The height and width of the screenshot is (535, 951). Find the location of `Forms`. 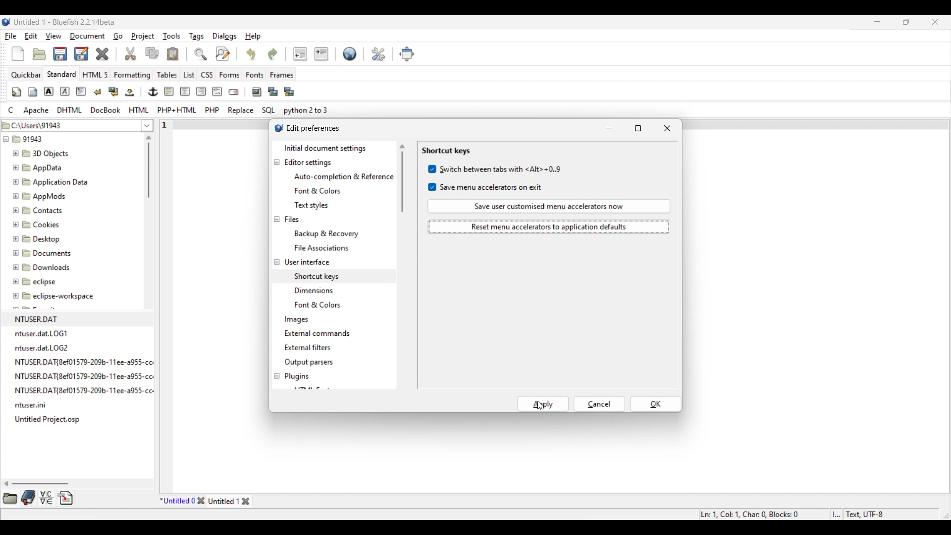

Forms is located at coordinates (229, 75).